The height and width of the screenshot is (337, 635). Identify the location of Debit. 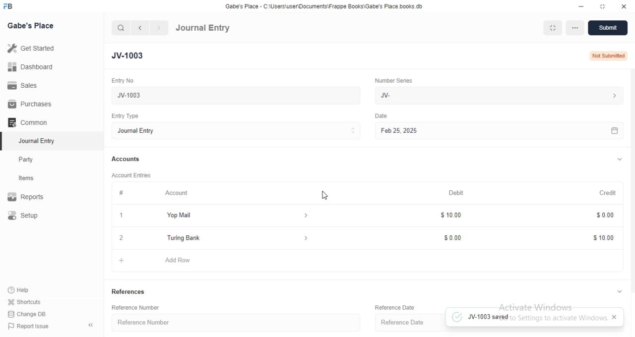
(456, 192).